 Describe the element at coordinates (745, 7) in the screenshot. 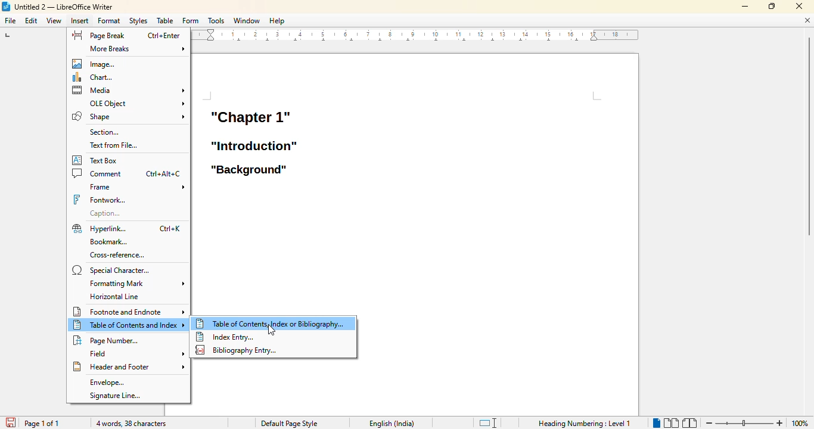

I see `minimize` at that location.